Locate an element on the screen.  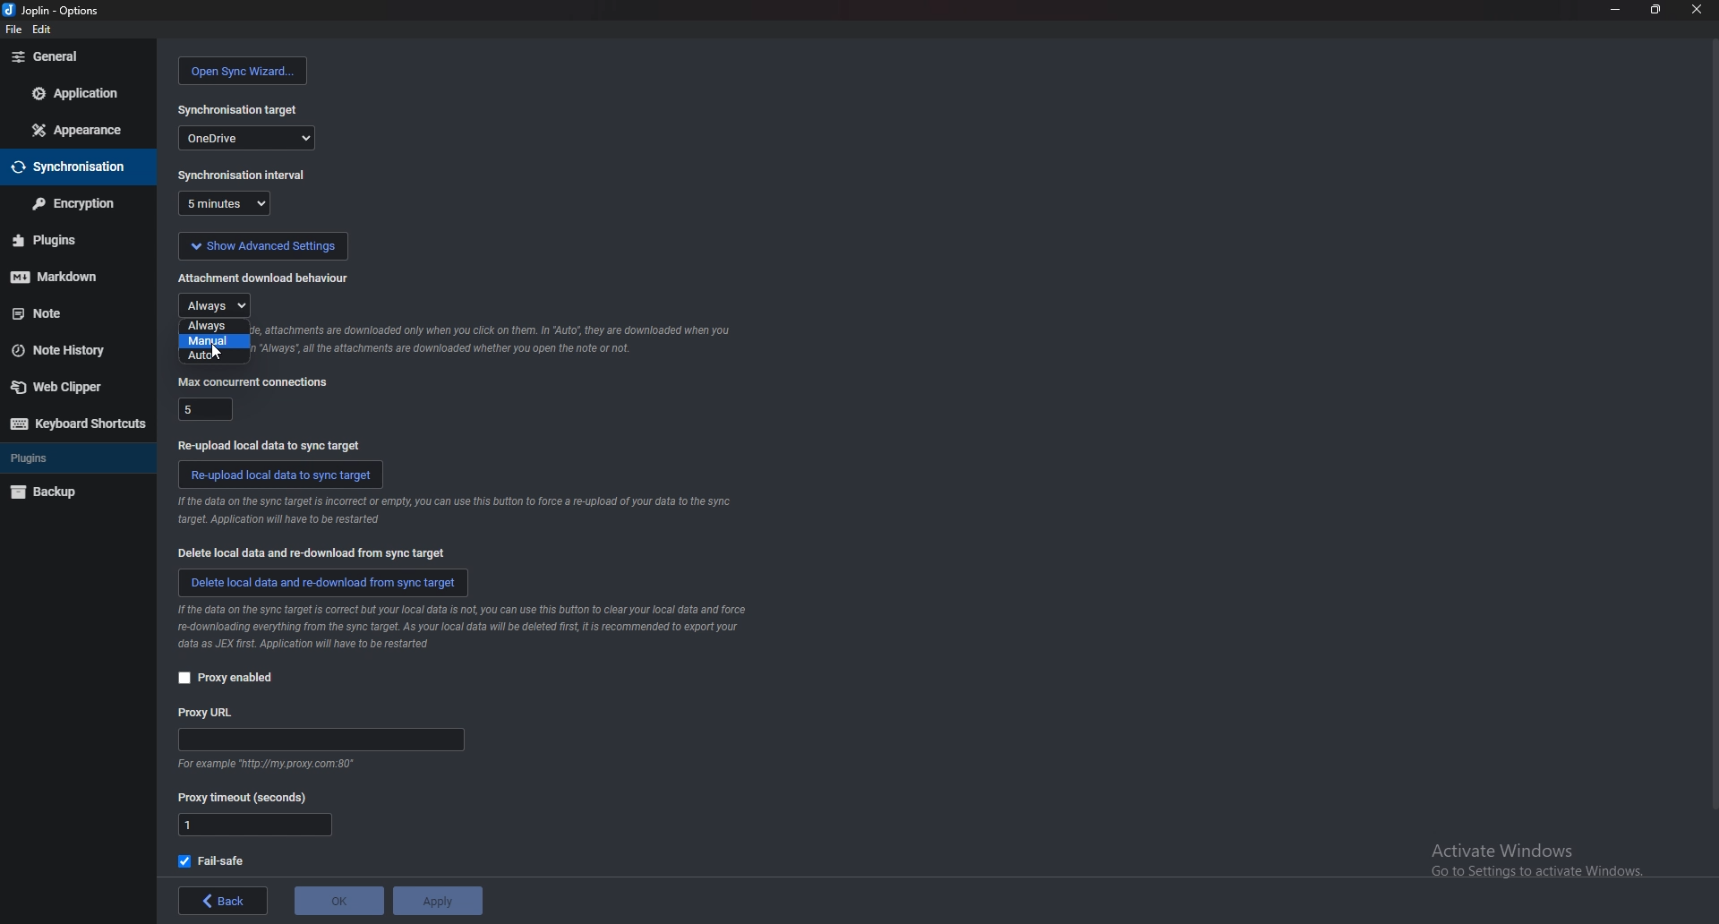
minimize is located at coordinates (1615, 8).